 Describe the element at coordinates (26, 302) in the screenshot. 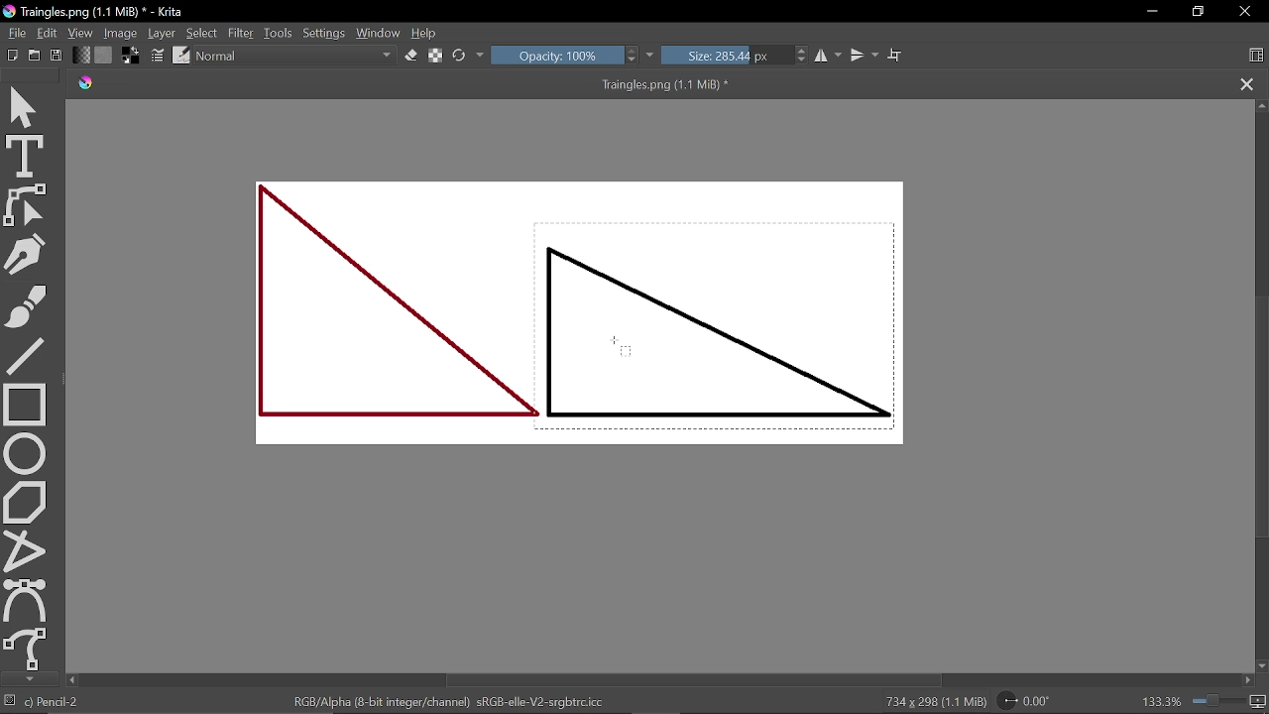

I see `Freehand brush tool` at that location.